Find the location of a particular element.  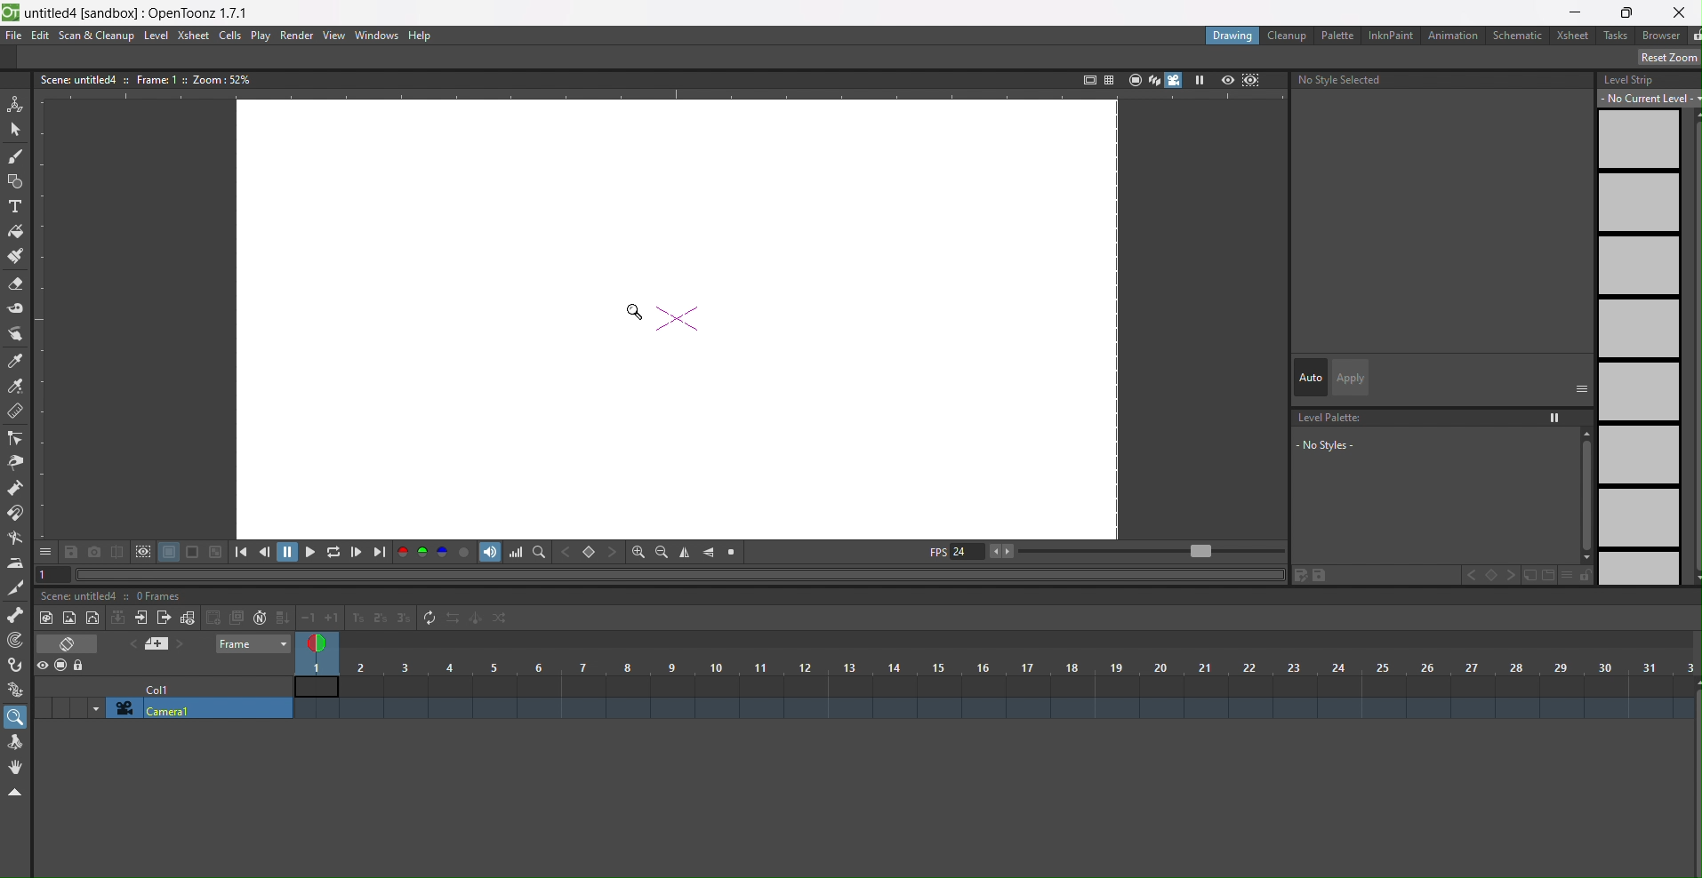

 is located at coordinates (281, 619).